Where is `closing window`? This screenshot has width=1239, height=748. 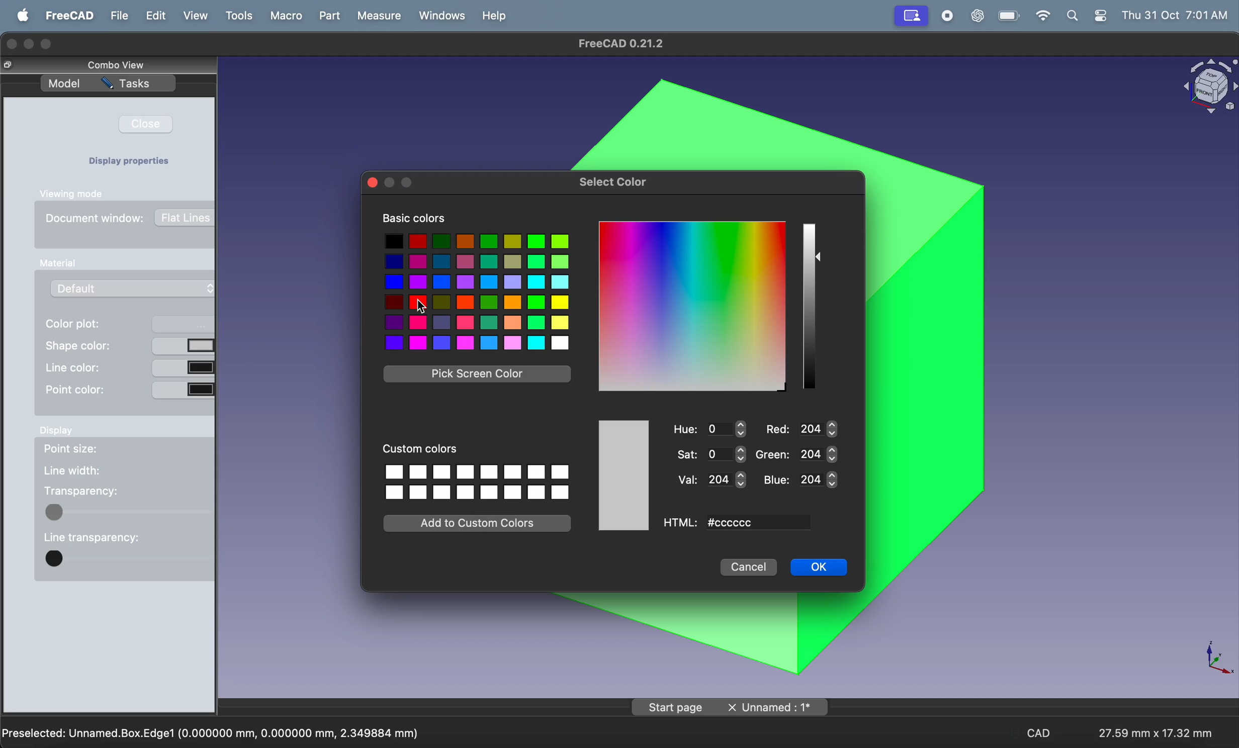 closing window is located at coordinates (12, 43).